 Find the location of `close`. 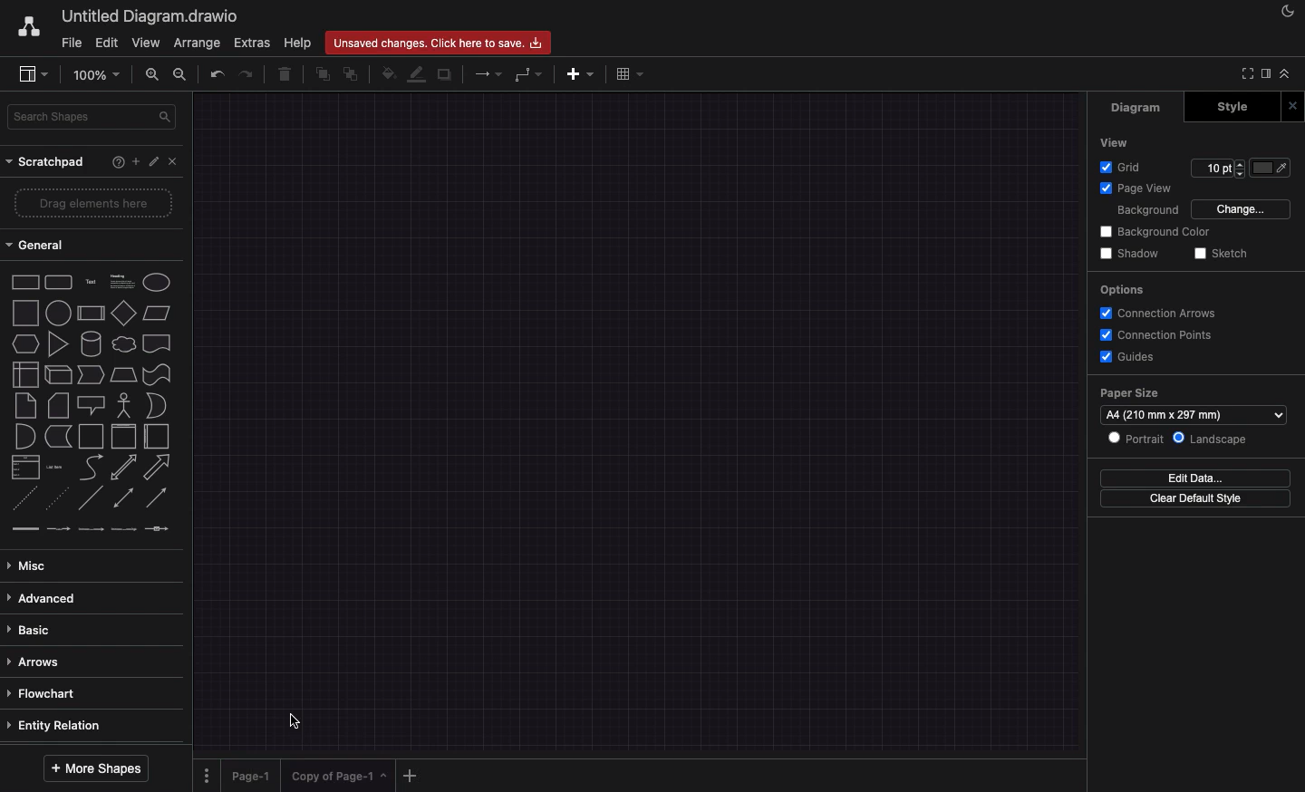

close is located at coordinates (174, 159).